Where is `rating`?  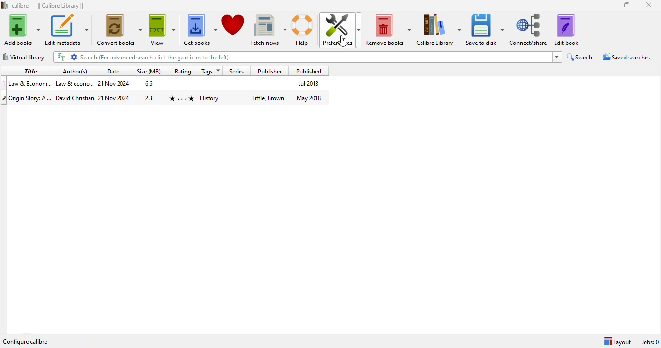
rating is located at coordinates (182, 71).